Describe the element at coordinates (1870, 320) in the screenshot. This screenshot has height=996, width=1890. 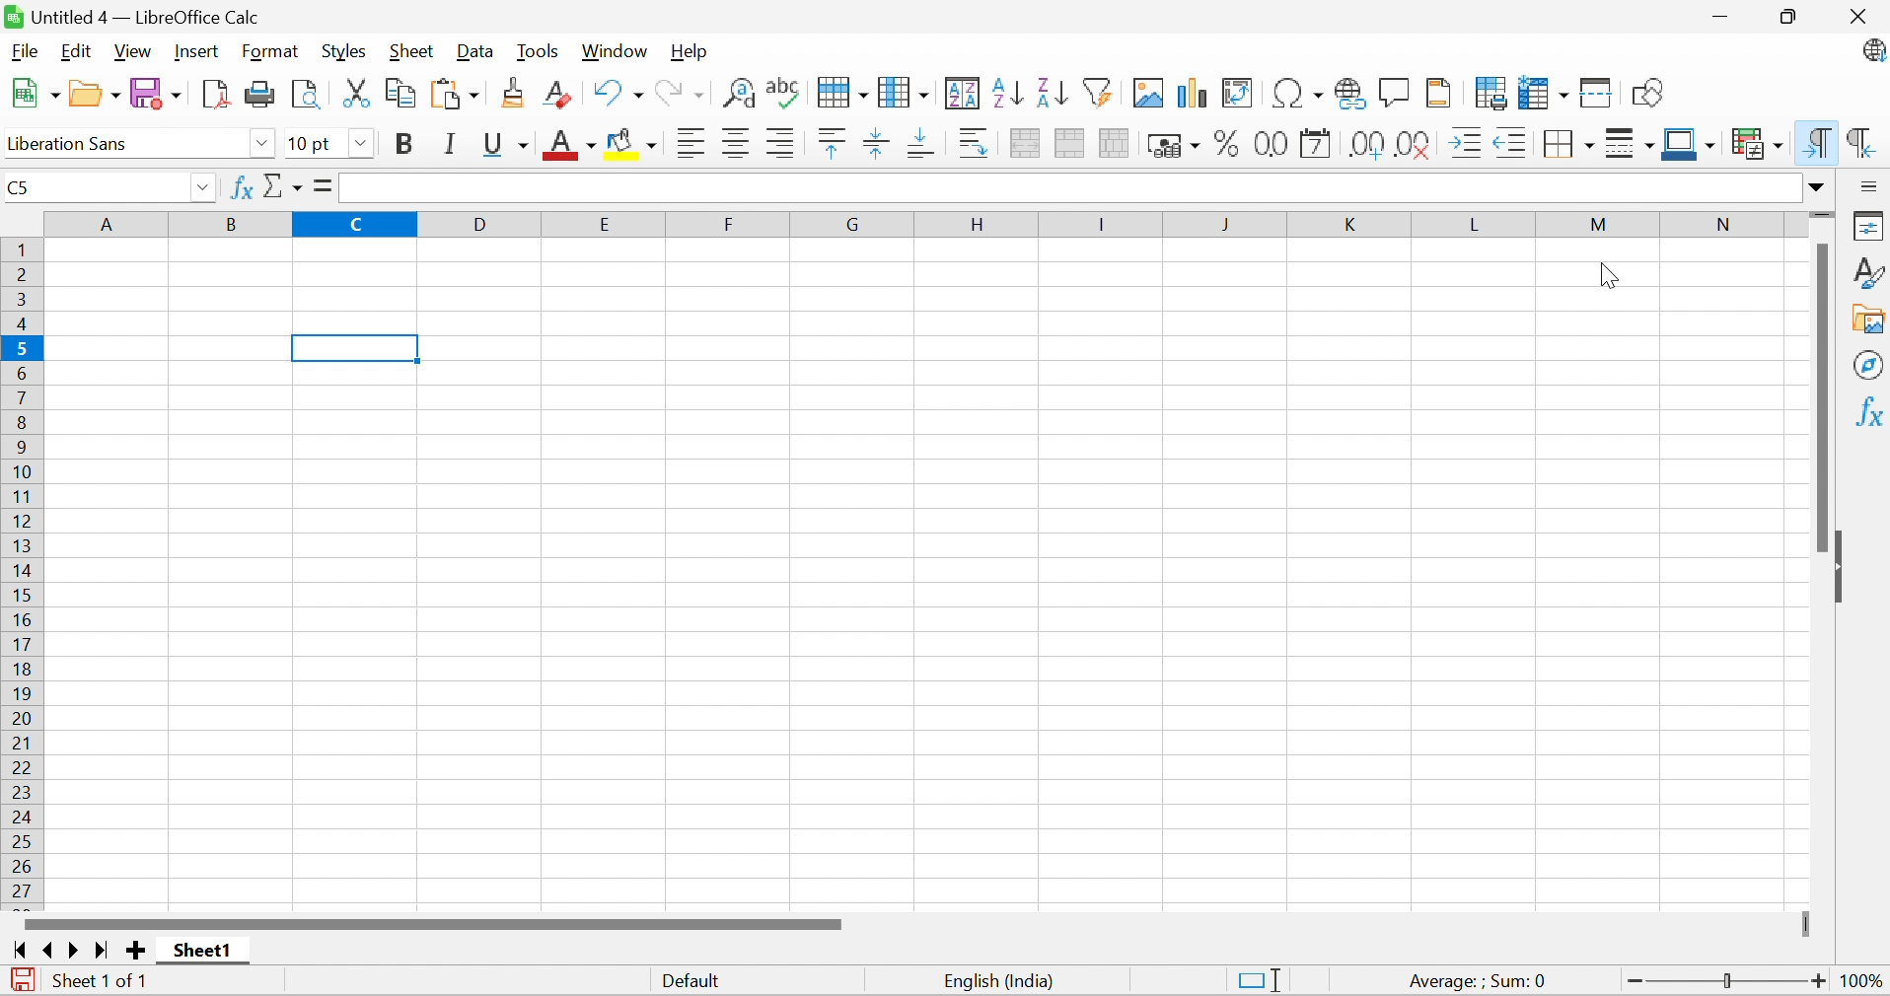
I see `Gallery` at that location.